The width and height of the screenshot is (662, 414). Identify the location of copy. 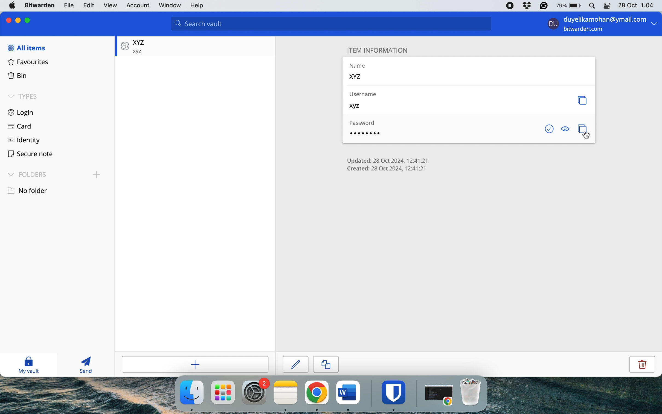
(581, 127).